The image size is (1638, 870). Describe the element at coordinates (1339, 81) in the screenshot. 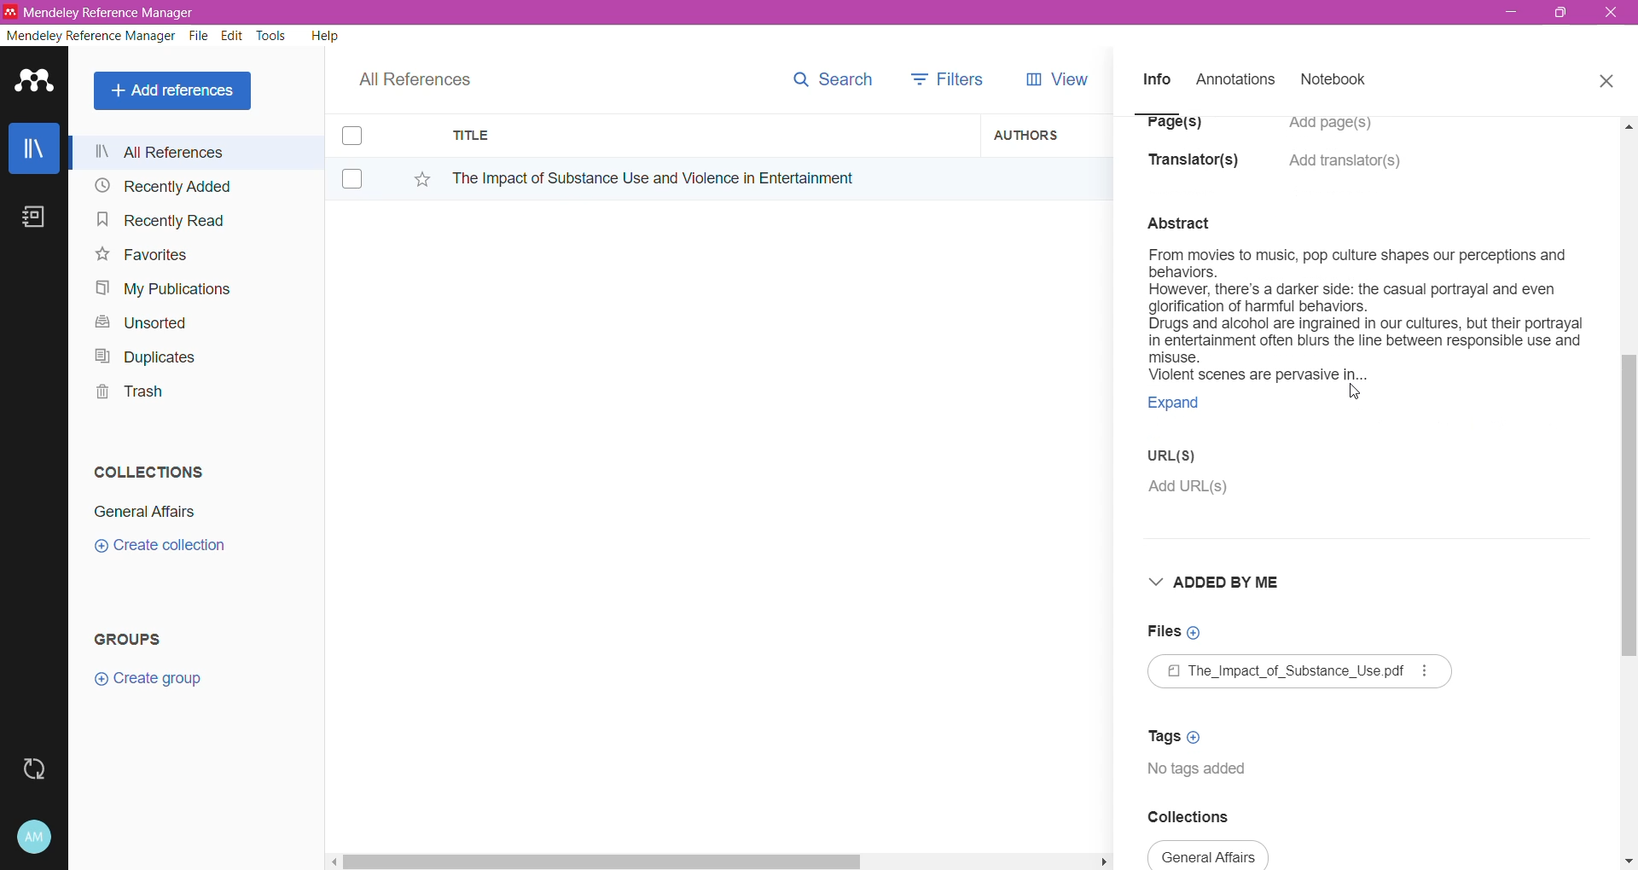

I see `Notebook` at that location.